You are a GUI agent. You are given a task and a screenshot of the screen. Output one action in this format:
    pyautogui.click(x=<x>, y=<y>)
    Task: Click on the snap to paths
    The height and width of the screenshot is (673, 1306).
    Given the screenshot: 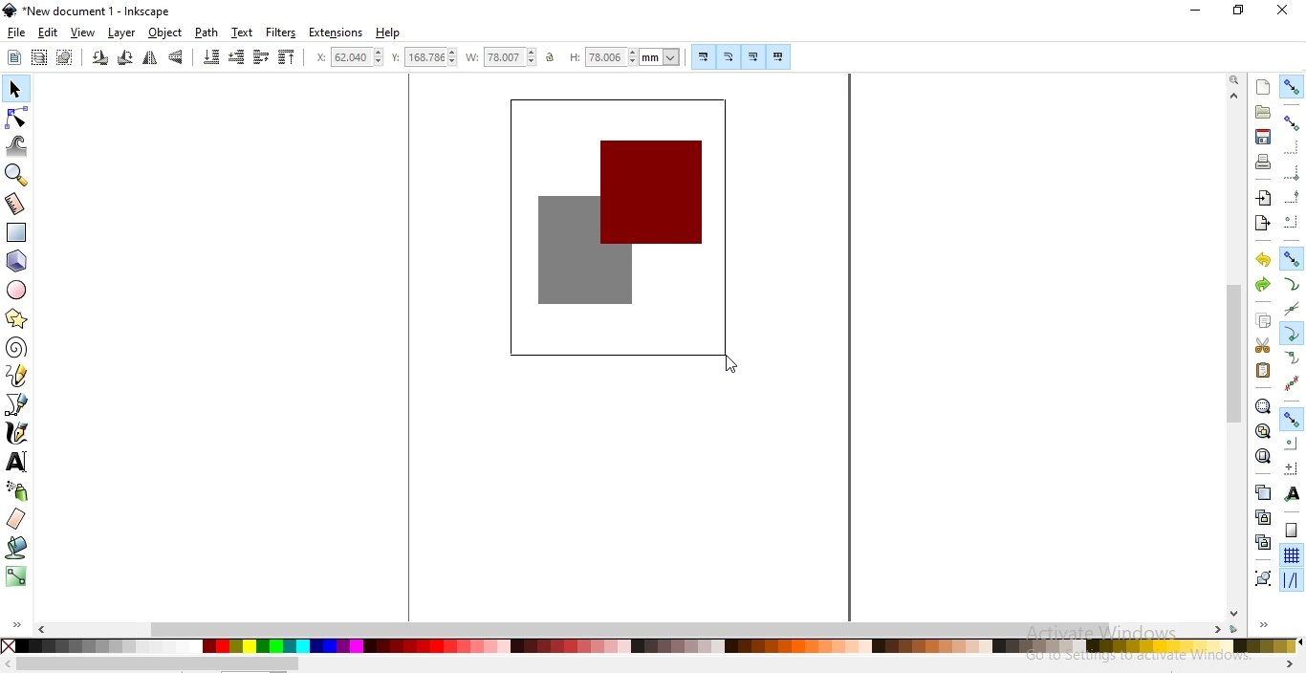 What is the action you would take?
    pyautogui.click(x=1292, y=285)
    